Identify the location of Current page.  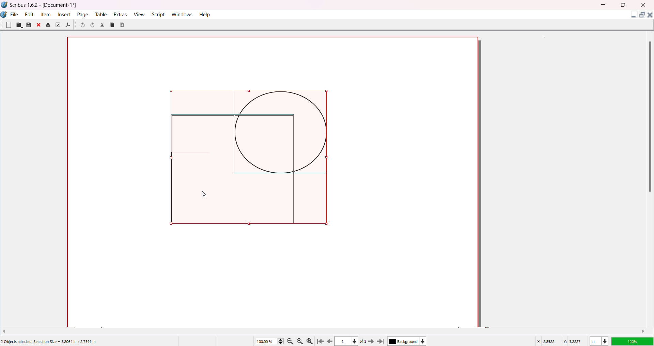
(344, 342).